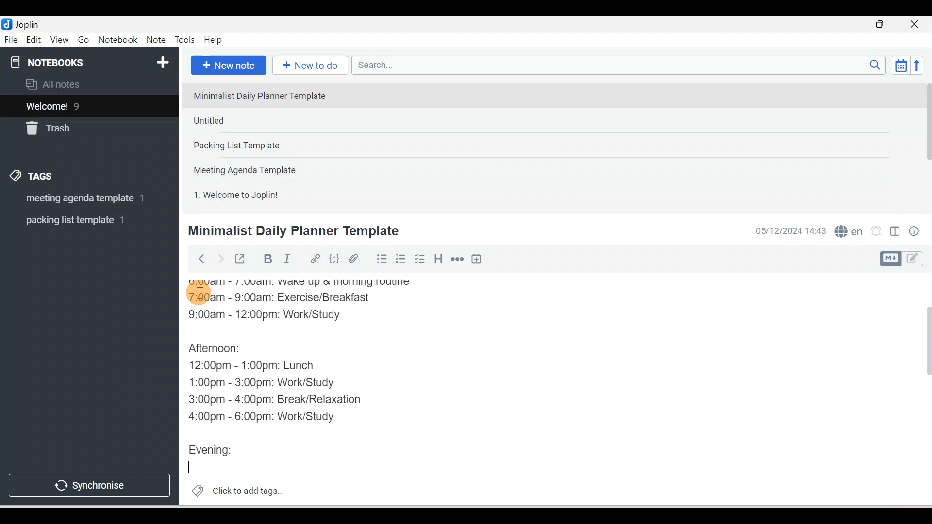  What do you see at coordinates (476, 260) in the screenshot?
I see `Insert time` at bounding box center [476, 260].